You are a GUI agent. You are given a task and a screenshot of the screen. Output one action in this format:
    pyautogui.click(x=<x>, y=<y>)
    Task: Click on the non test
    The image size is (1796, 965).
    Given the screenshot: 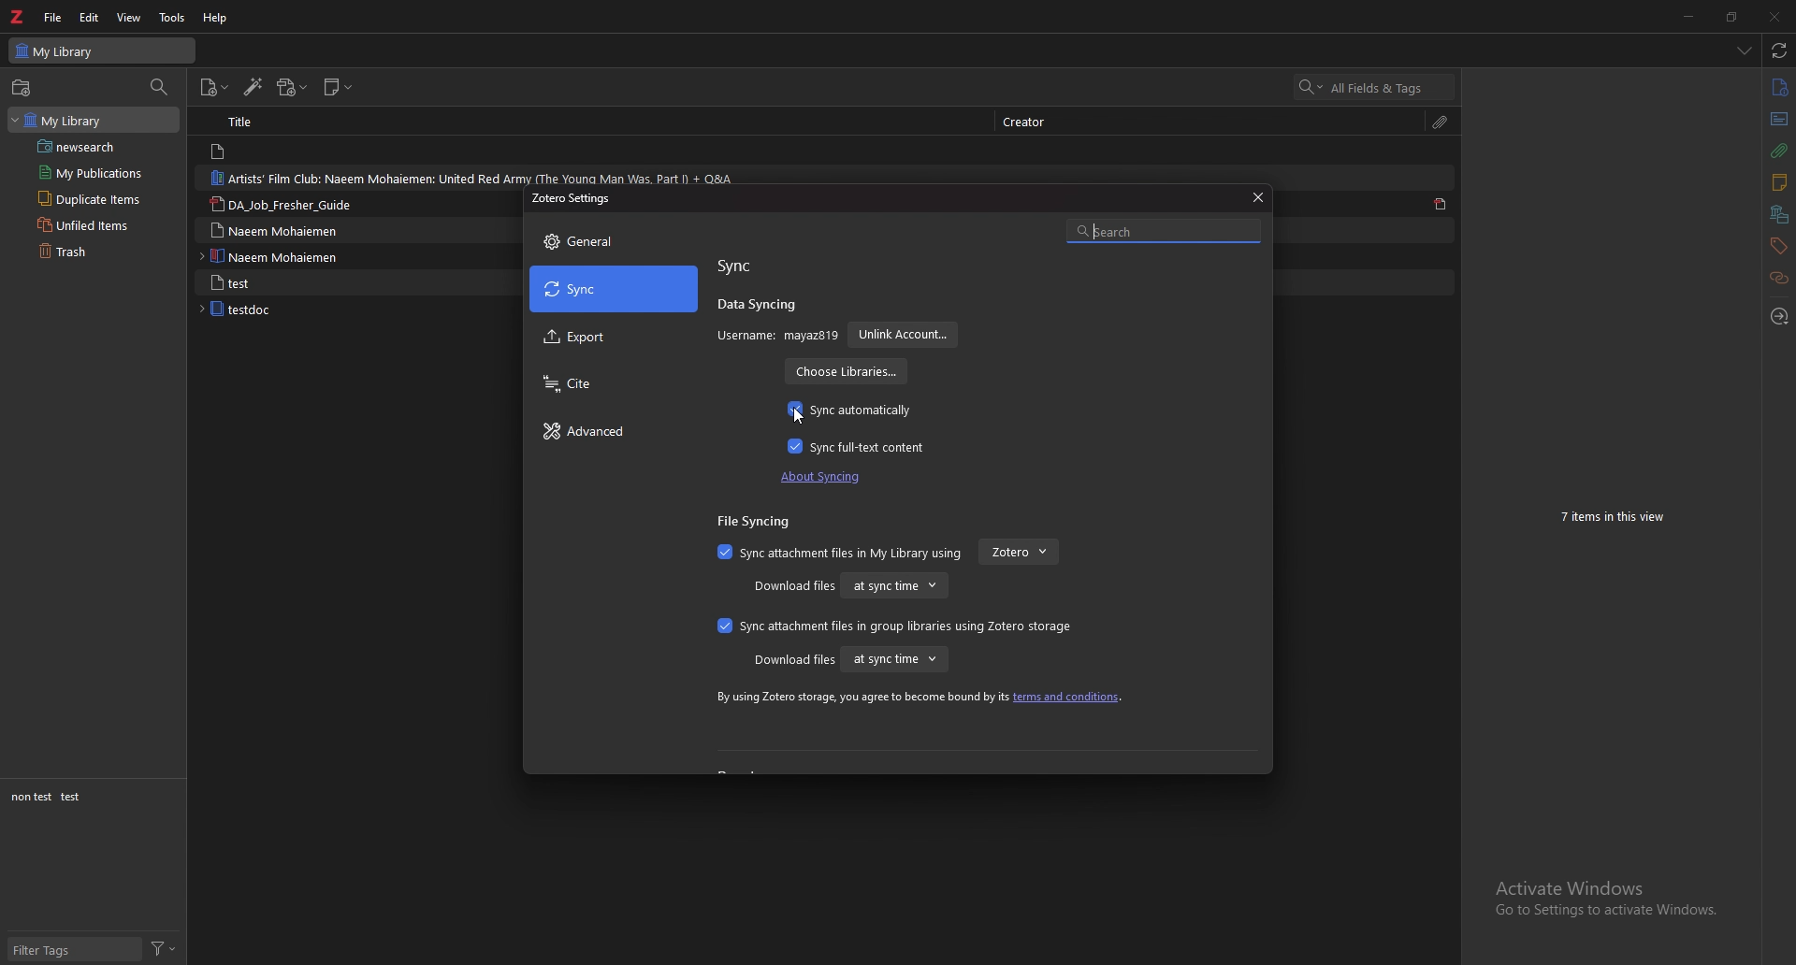 What is the action you would take?
    pyautogui.click(x=30, y=798)
    